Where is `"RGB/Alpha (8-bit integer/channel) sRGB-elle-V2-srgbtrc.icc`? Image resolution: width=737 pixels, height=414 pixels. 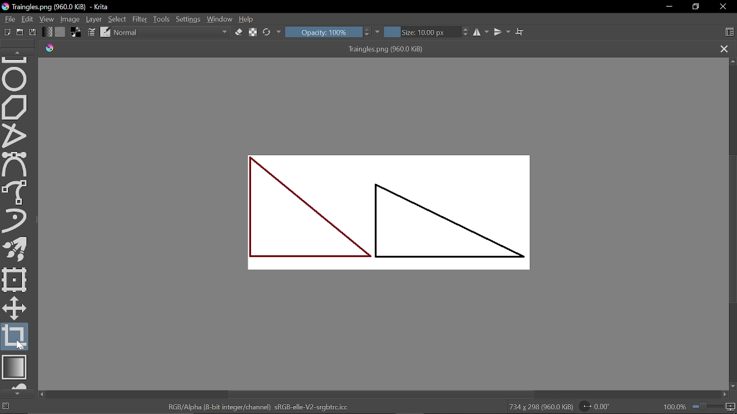 "RGB/Alpha (8-bit integer/channel) sRGB-elle-V2-srgbtrc.icc is located at coordinates (258, 407).